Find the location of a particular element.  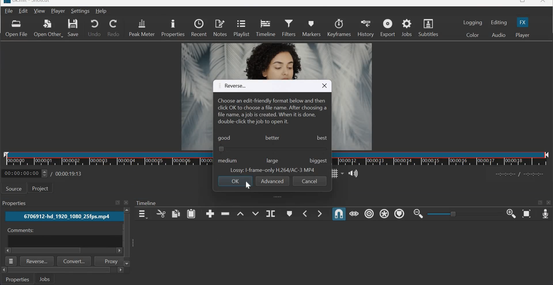

Record Audio is located at coordinates (545, 214).